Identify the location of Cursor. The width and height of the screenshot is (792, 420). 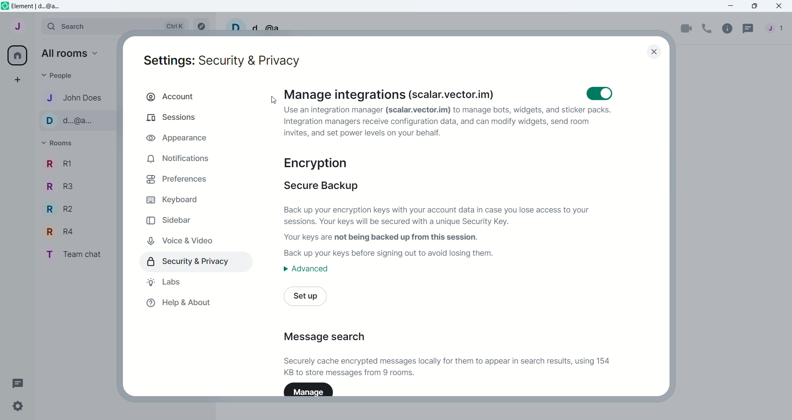
(273, 100).